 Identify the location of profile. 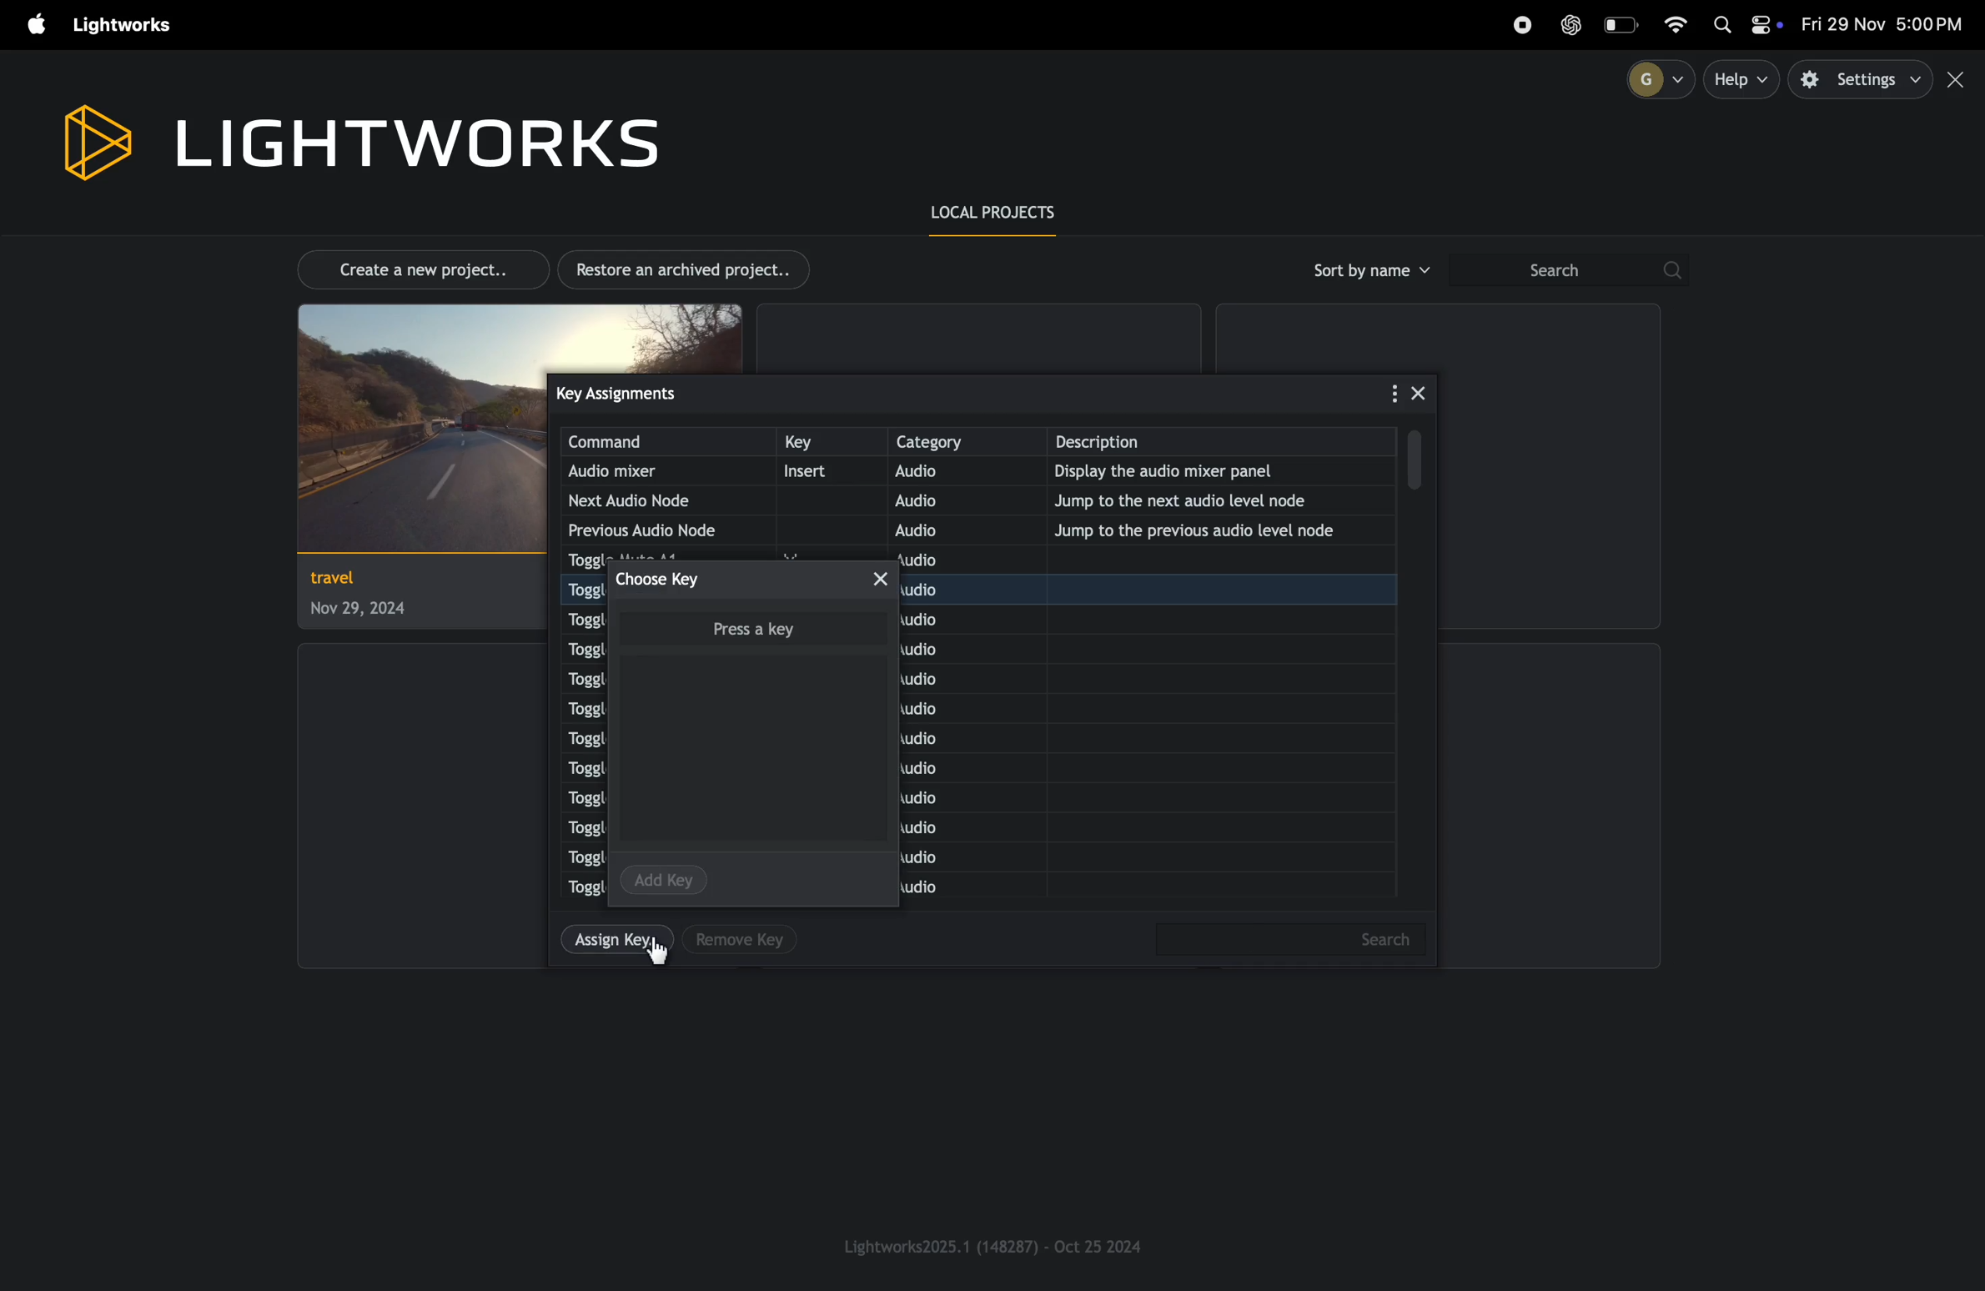
(1653, 78).